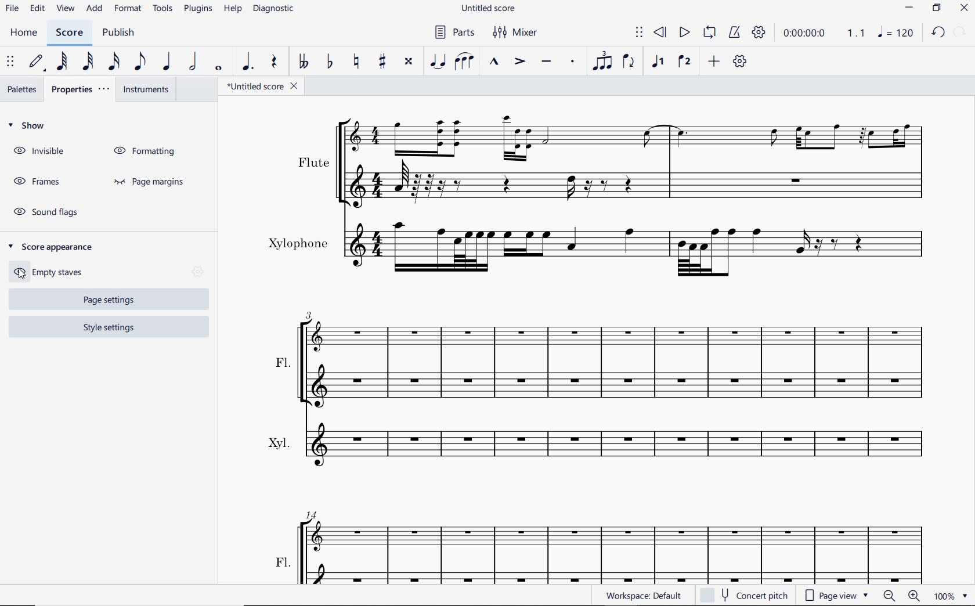 This screenshot has width=975, height=606. What do you see at coordinates (80, 91) in the screenshot?
I see `PROPERTIES` at bounding box center [80, 91].